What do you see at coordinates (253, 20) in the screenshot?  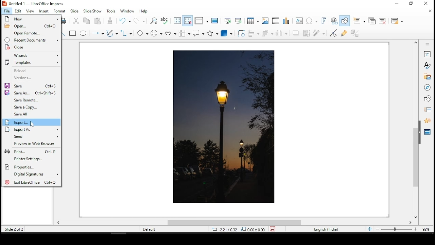 I see `tables` at bounding box center [253, 20].